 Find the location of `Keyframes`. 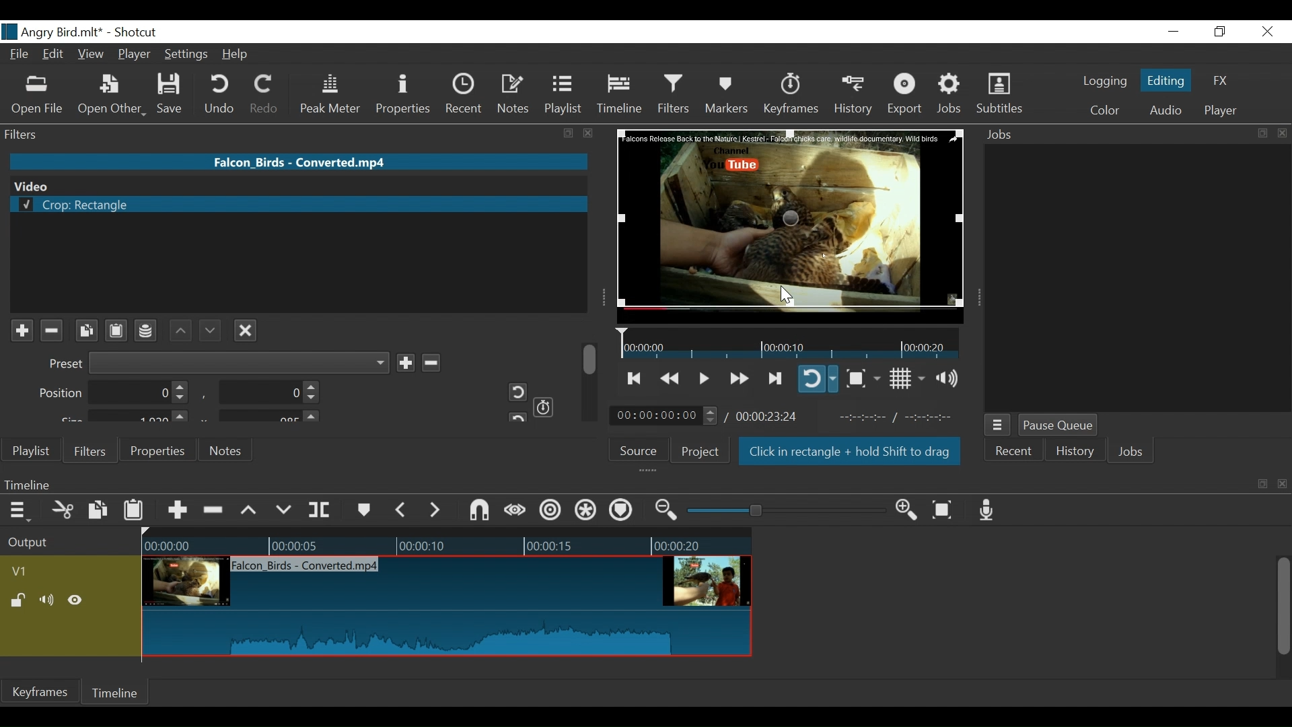

Keyframes is located at coordinates (40, 691).